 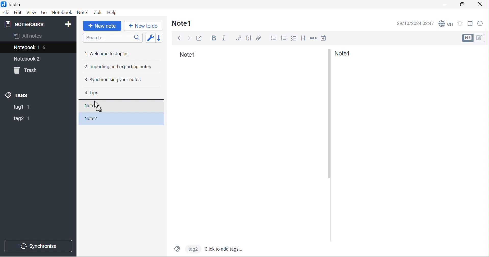 What do you see at coordinates (182, 24) in the screenshot?
I see `Note1` at bounding box center [182, 24].